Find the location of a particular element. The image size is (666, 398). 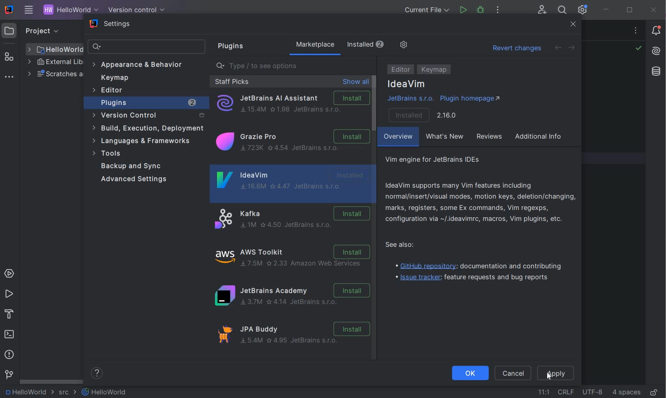

SCROLLBAR is located at coordinates (49, 381).